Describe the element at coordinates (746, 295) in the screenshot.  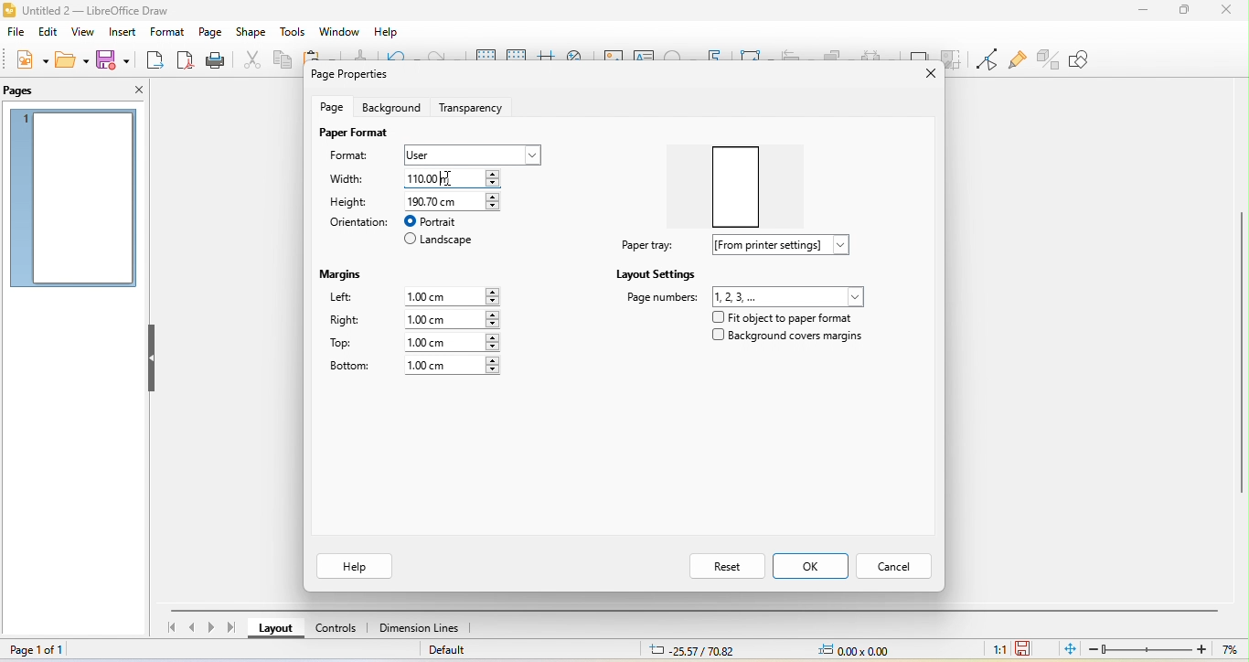
I see `page number` at that location.